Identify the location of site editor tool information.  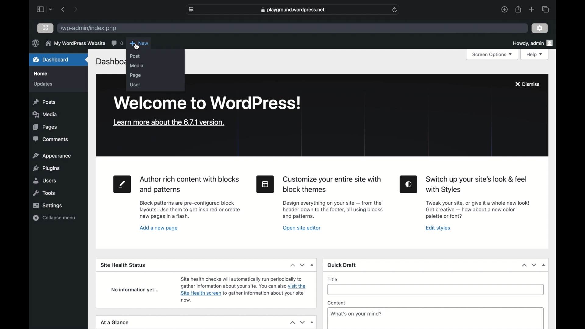
(333, 210).